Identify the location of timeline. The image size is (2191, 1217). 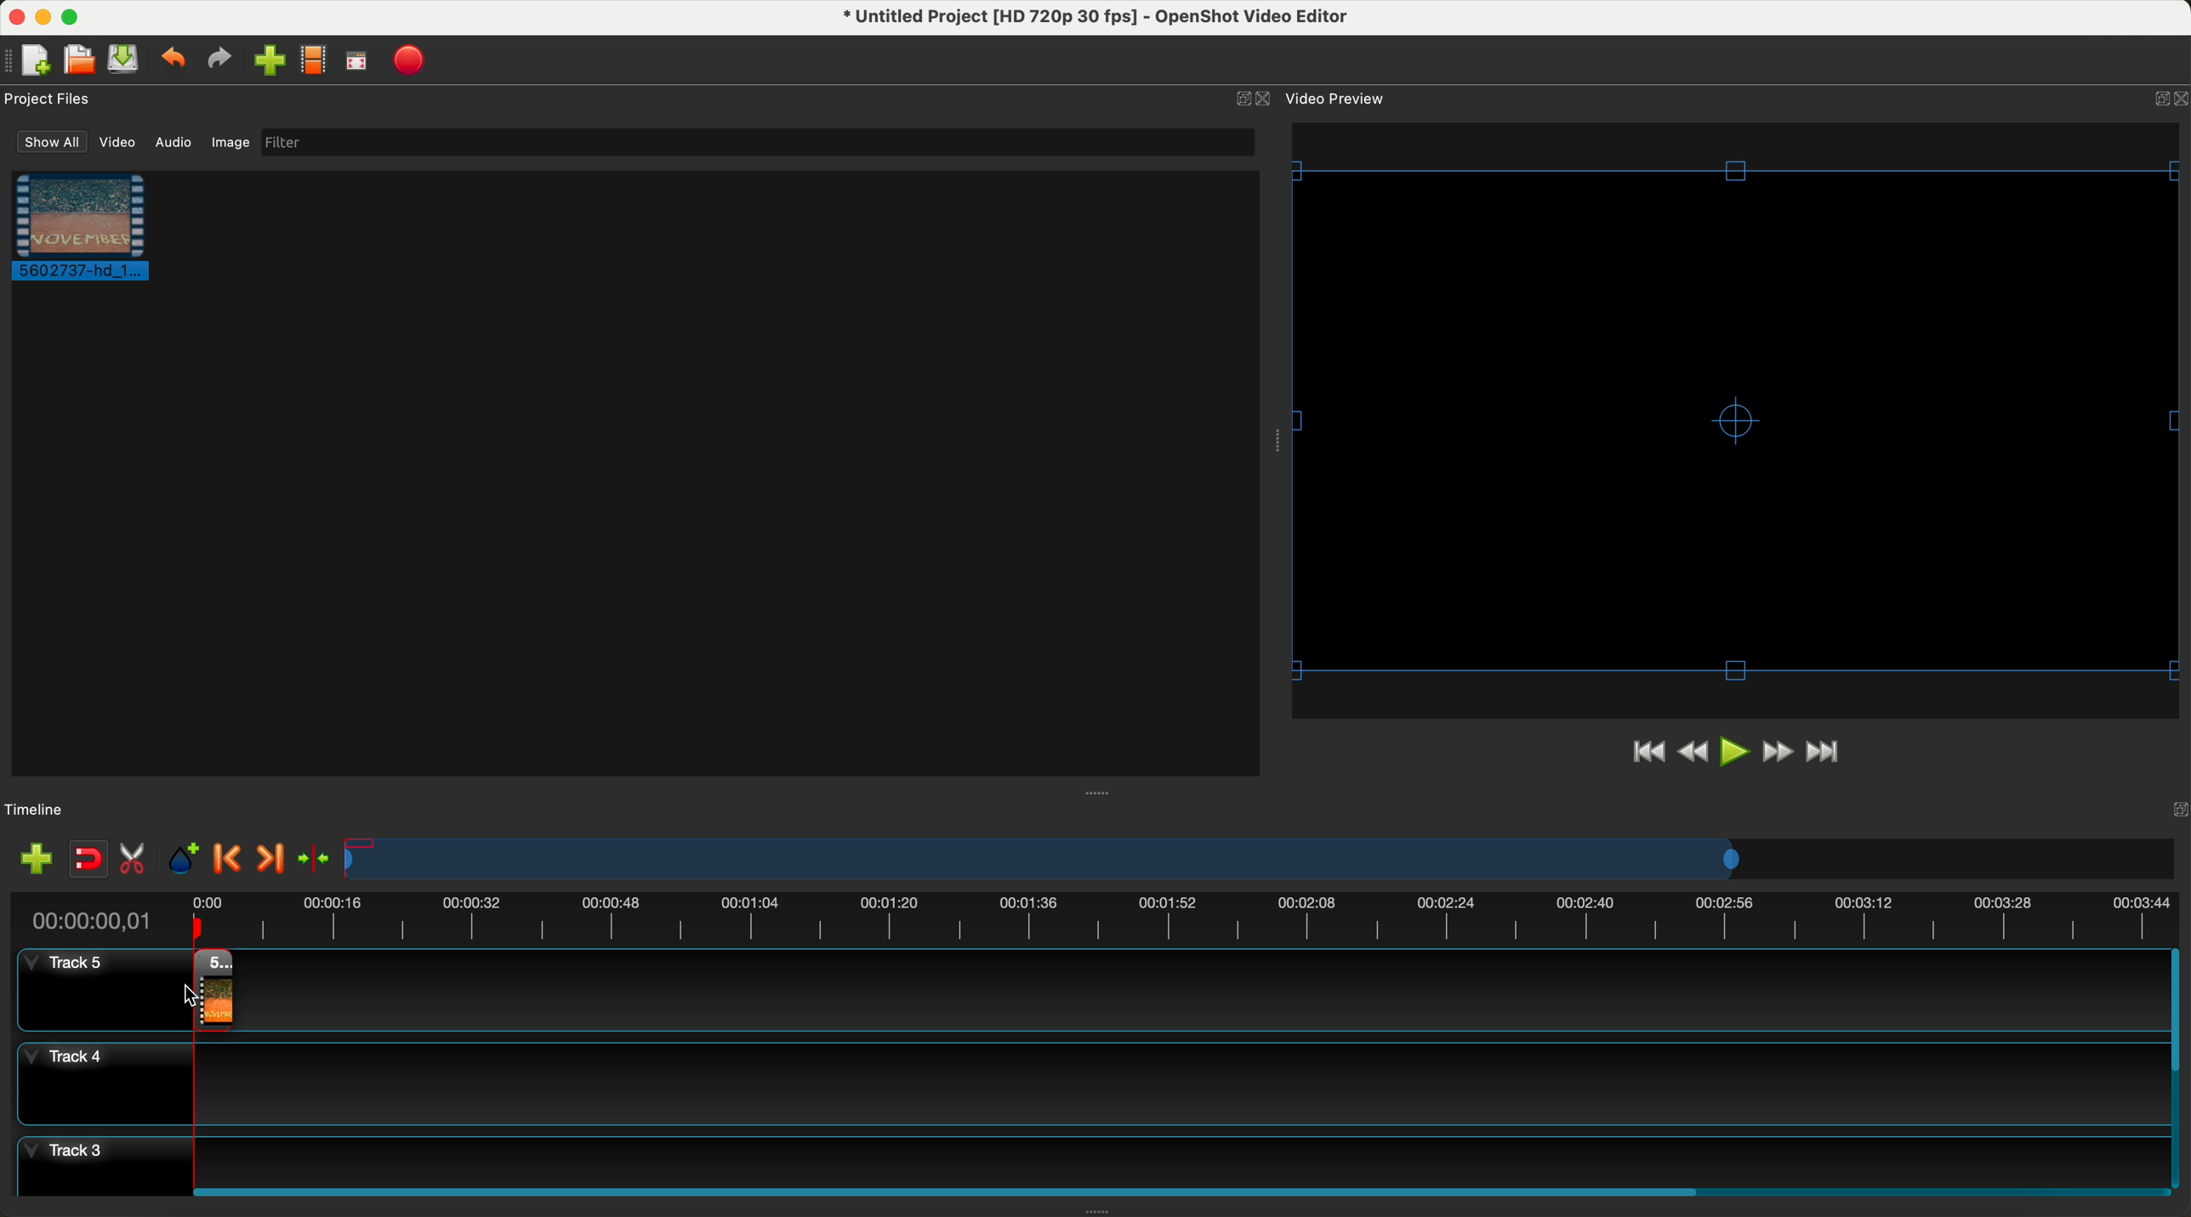
(36, 810).